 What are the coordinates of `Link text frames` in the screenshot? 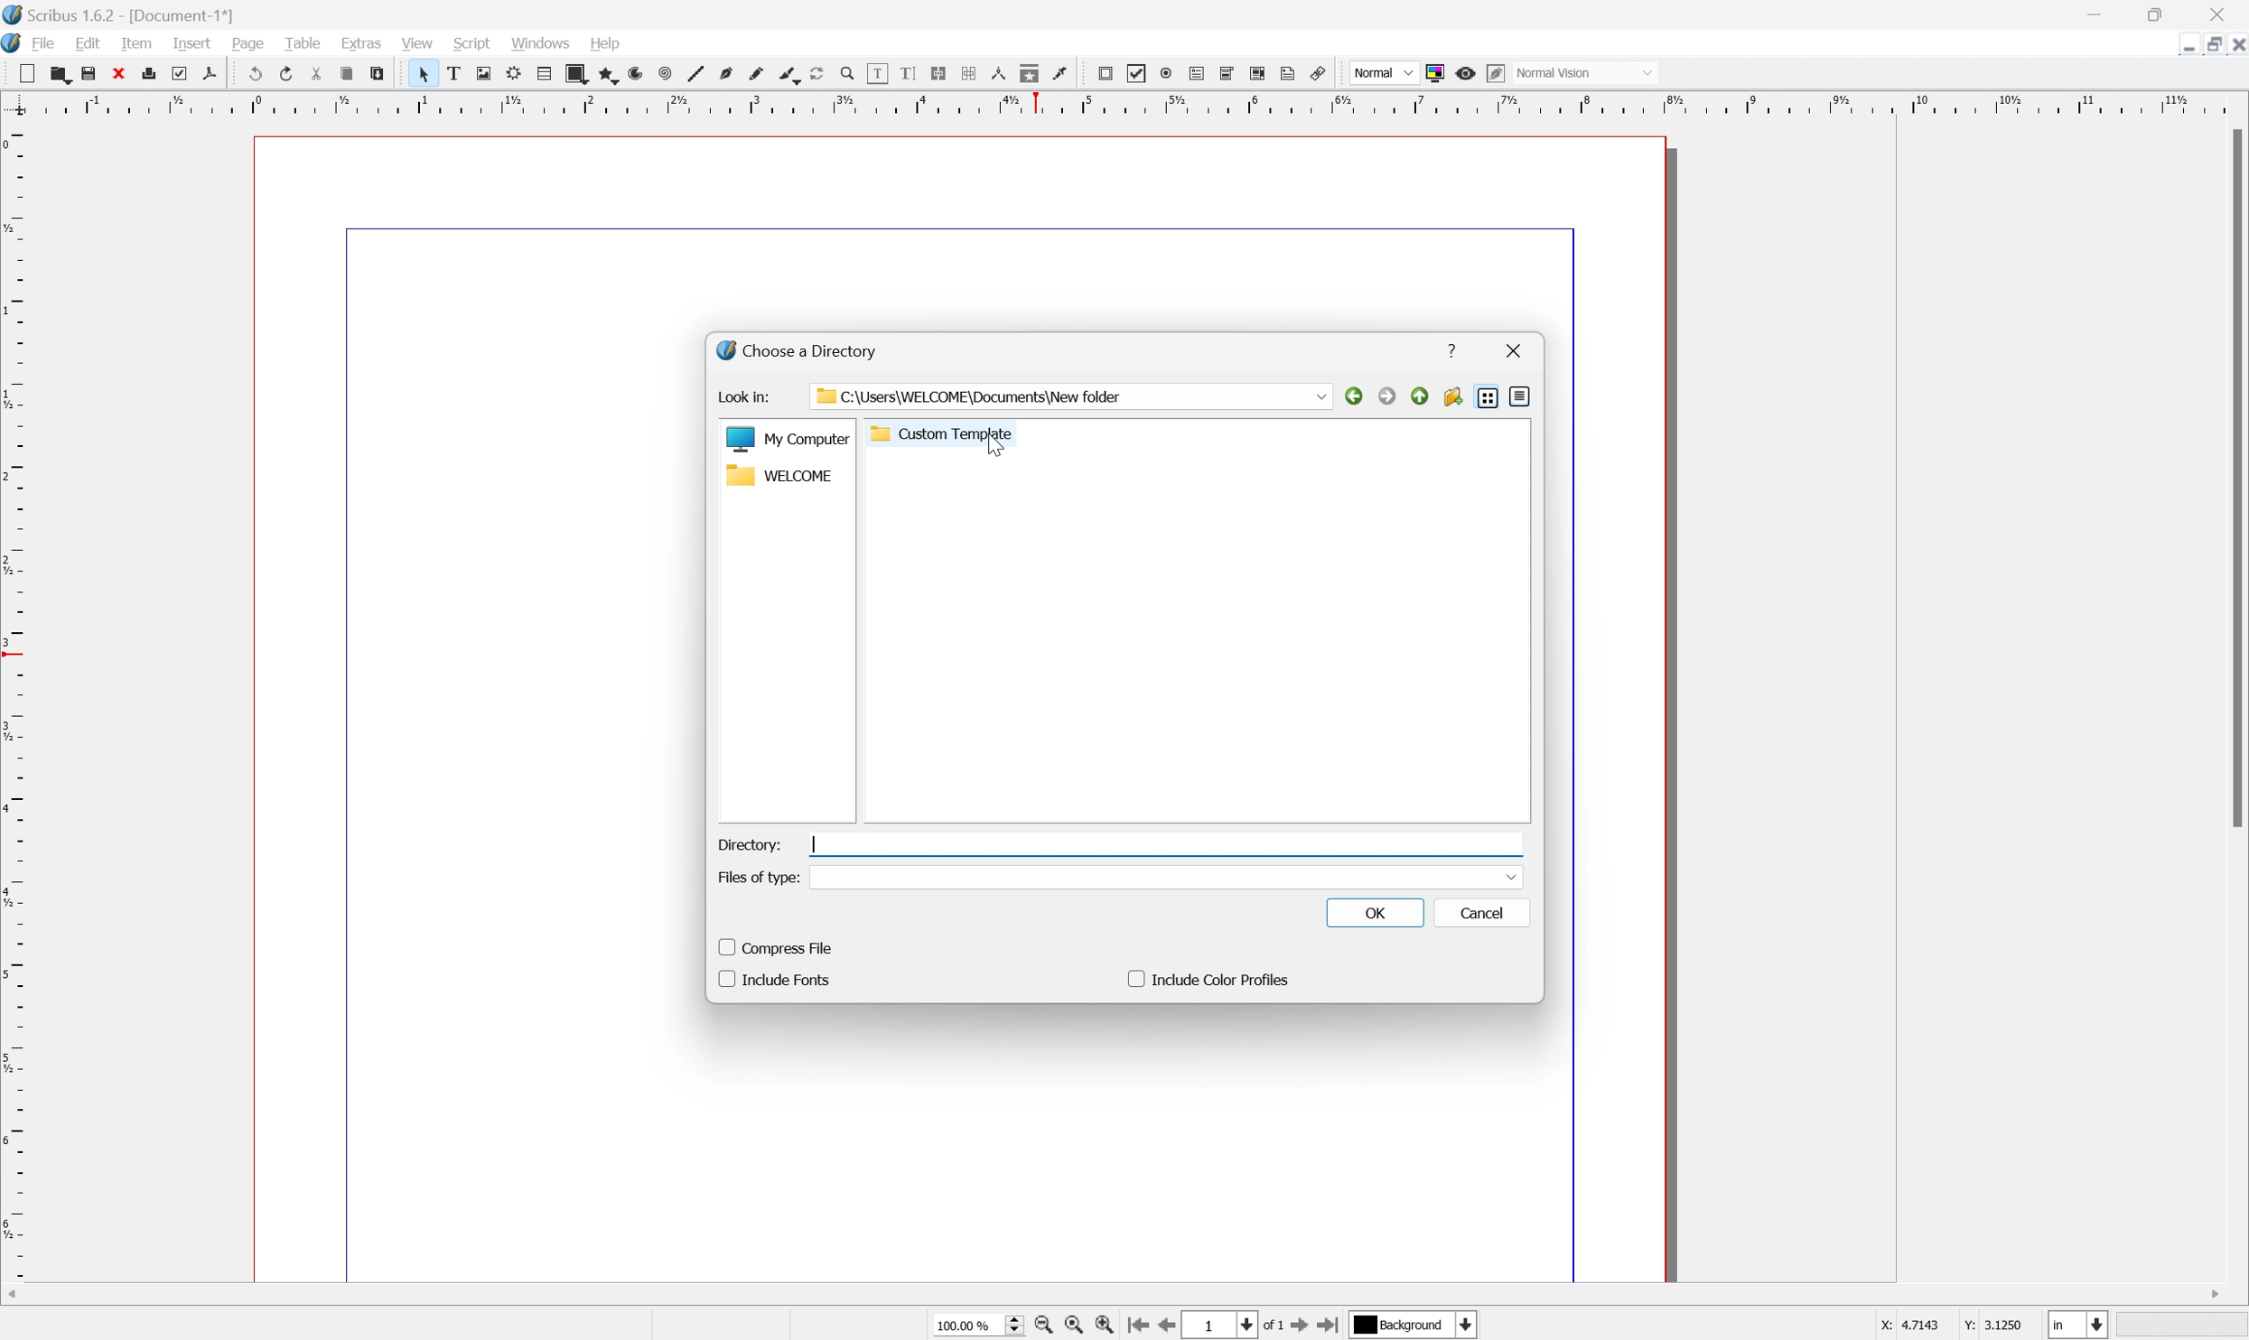 It's located at (942, 74).